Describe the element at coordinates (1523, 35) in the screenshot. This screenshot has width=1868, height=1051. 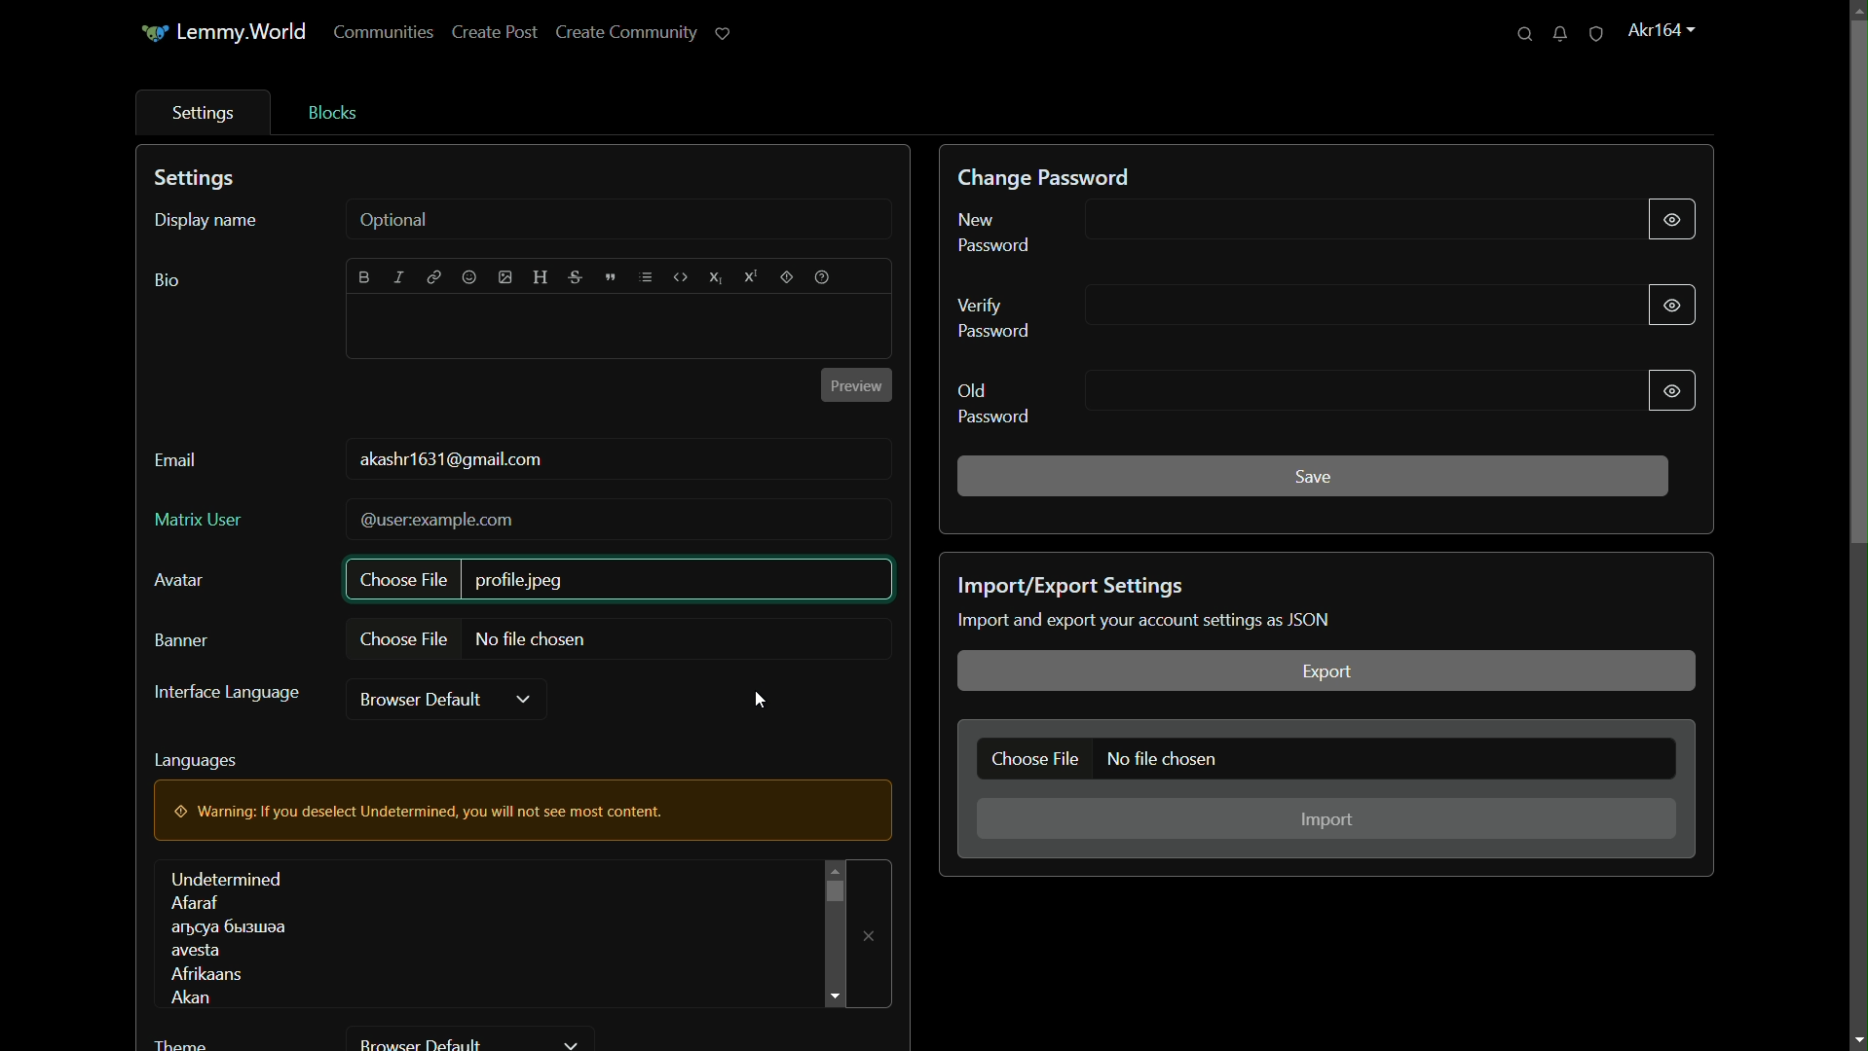
I see `search` at that location.